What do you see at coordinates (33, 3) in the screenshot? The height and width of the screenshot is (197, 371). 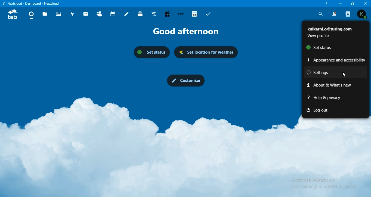 I see `text` at bounding box center [33, 3].